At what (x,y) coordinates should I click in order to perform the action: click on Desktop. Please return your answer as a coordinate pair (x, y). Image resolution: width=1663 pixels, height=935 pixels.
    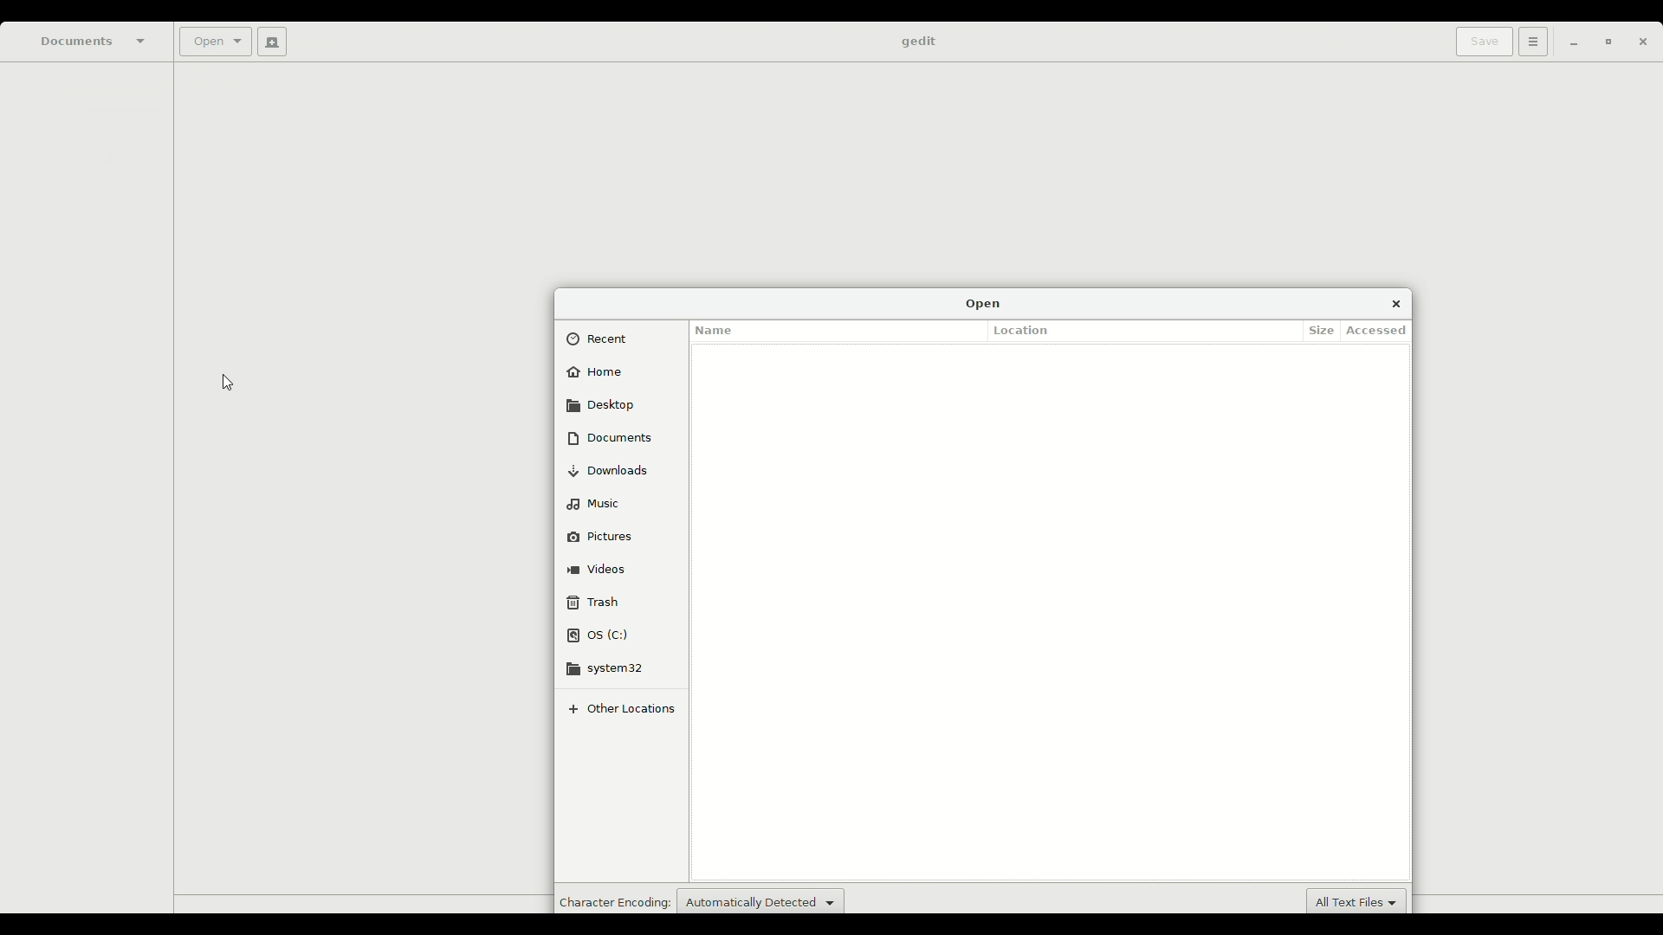
    Looking at the image, I should click on (603, 404).